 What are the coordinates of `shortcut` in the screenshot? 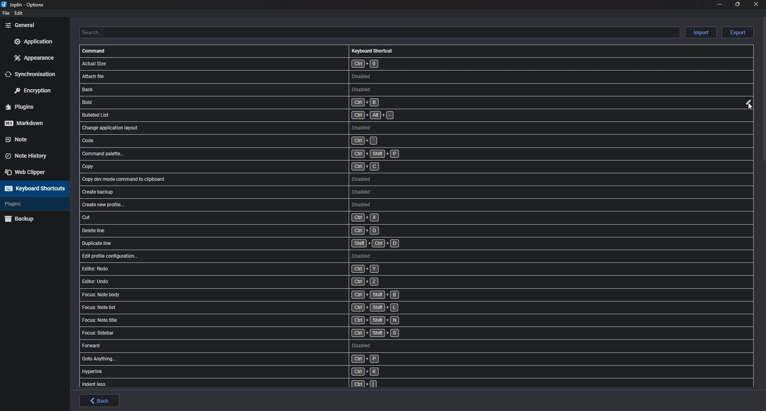 It's located at (267, 268).